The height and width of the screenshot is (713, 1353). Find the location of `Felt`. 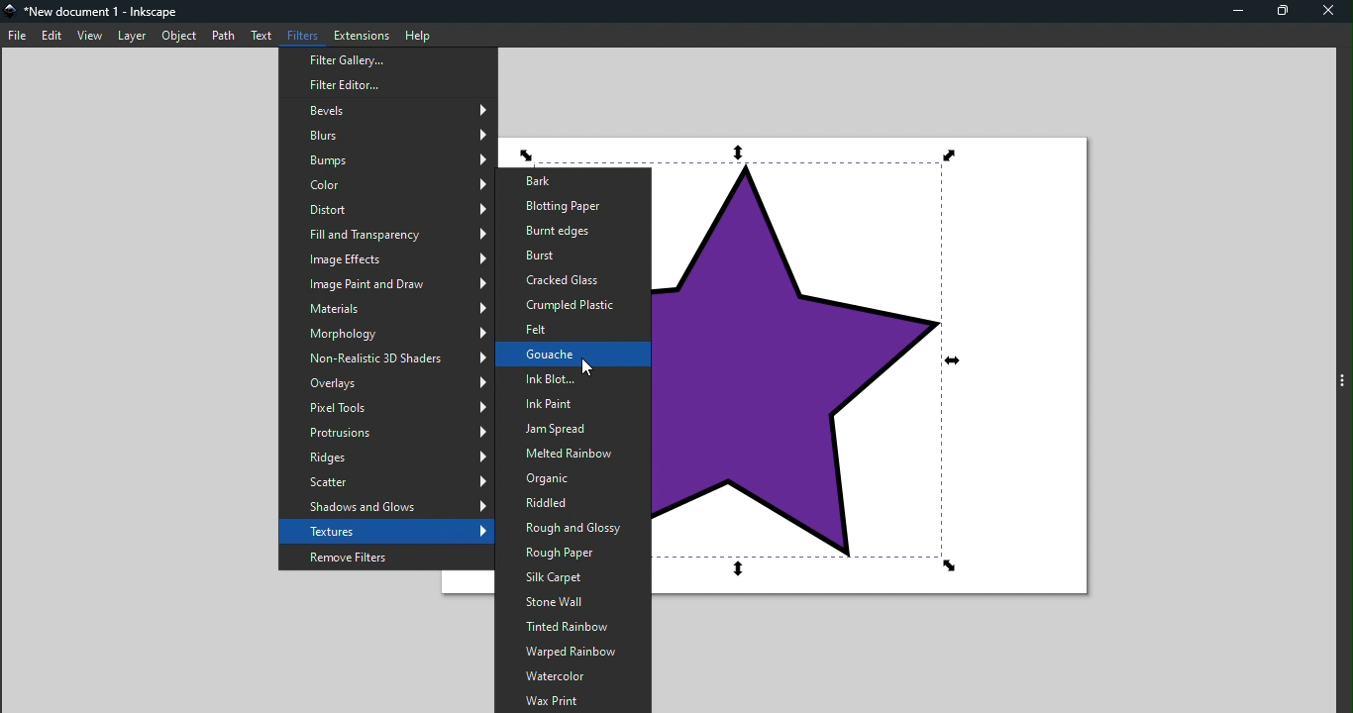

Felt is located at coordinates (573, 331).